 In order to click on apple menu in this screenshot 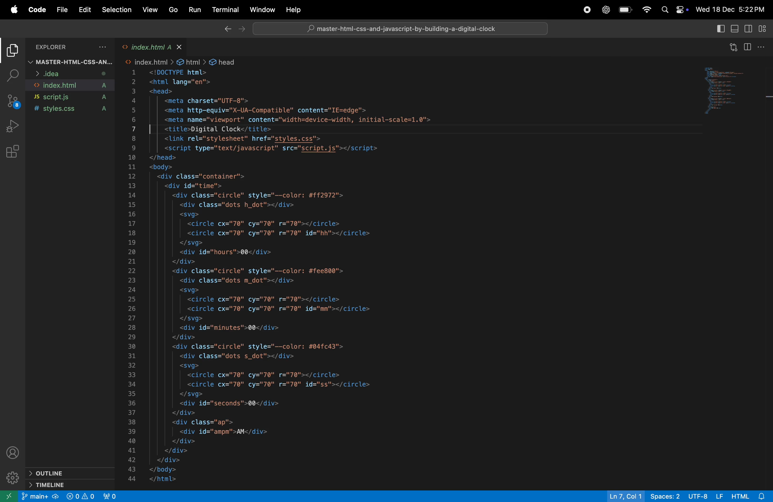, I will do `click(12, 10)`.